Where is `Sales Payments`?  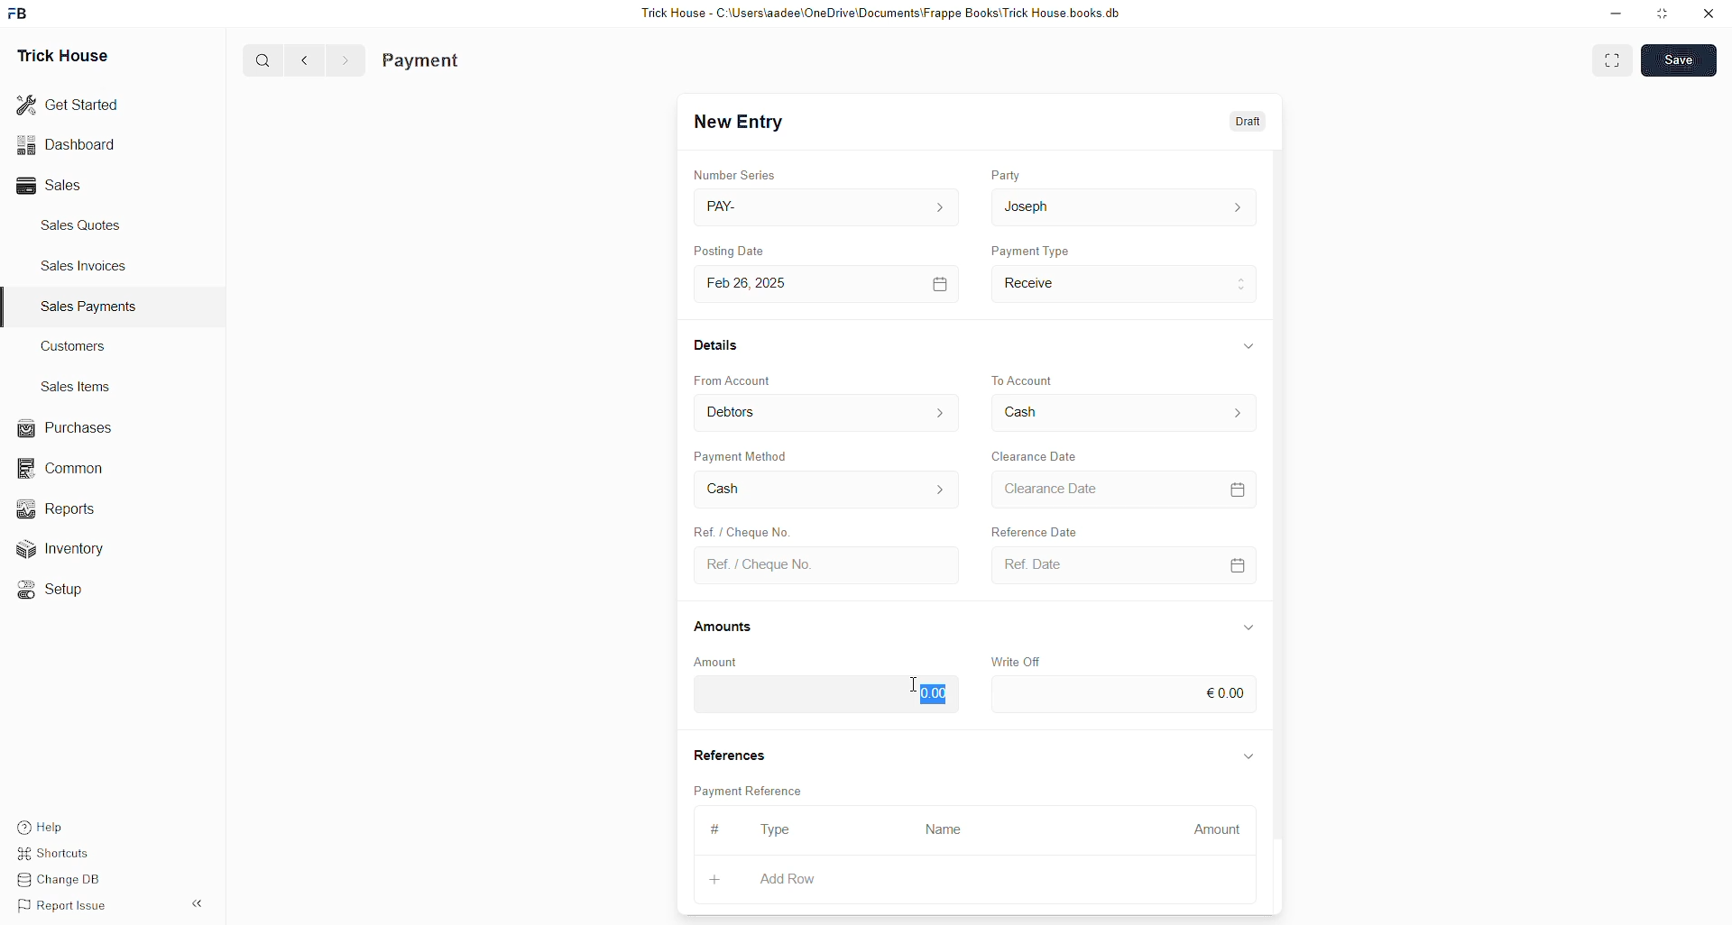 Sales Payments is located at coordinates (91, 307).